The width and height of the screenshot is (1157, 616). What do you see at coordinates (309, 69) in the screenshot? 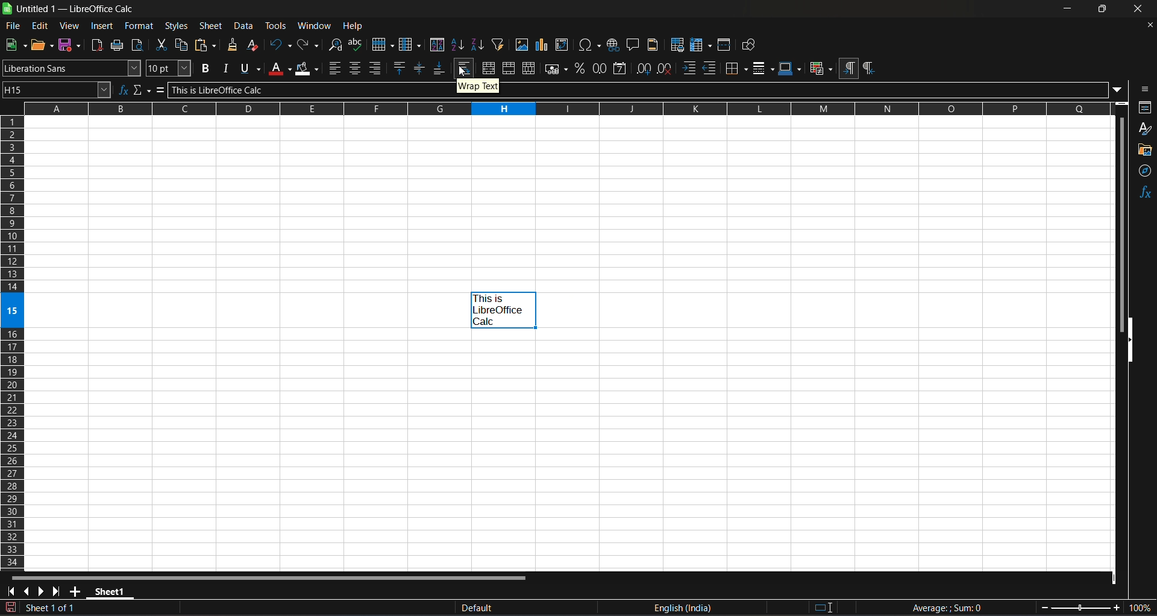
I see `background color` at bounding box center [309, 69].